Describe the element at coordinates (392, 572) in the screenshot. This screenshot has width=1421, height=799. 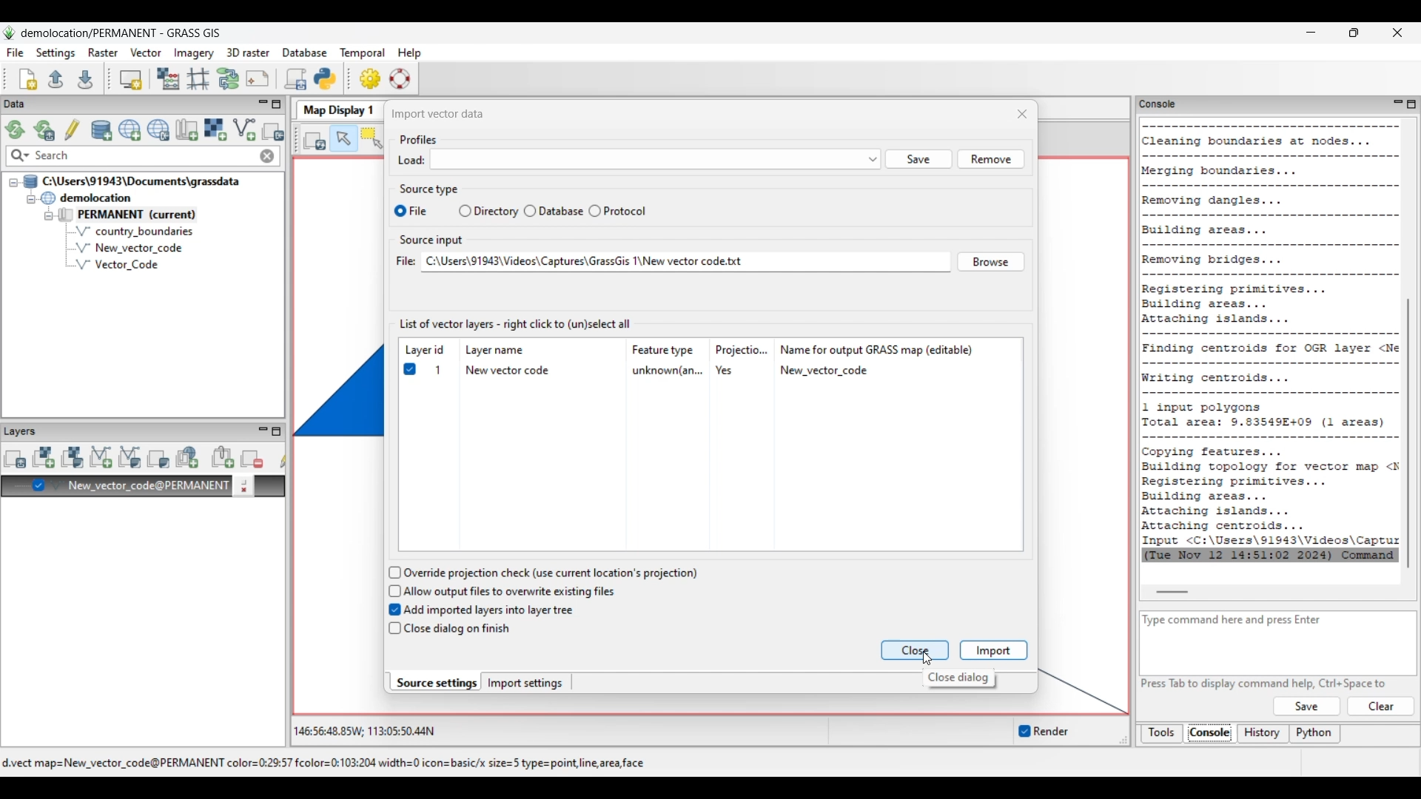
I see `checkbox` at that location.